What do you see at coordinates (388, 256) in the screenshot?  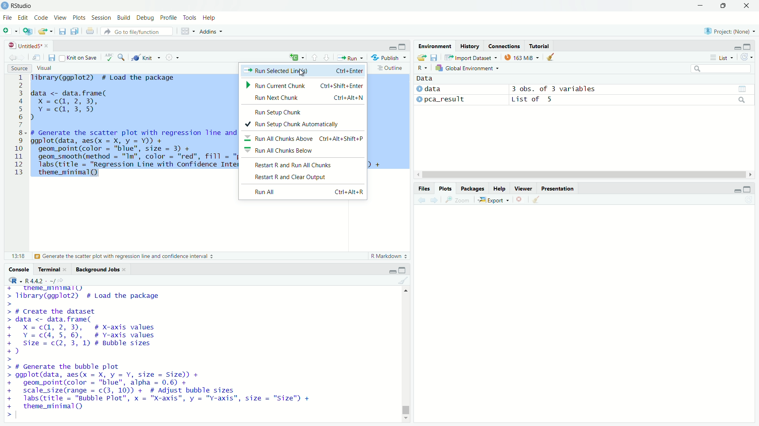 I see `R Markdown` at bounding box center [388, 256].